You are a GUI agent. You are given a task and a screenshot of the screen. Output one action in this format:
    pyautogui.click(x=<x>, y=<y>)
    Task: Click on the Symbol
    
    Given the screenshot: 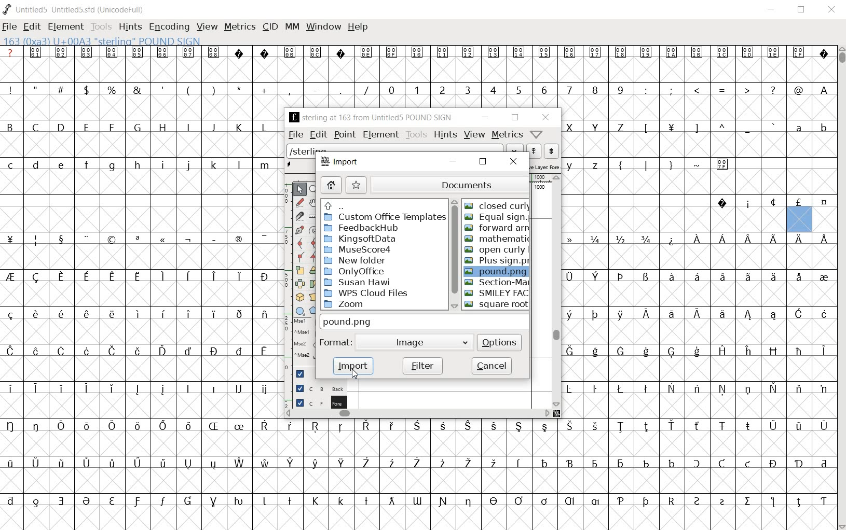 What is the action you would take?
    pyautogui.click(x=112, y=239)
    